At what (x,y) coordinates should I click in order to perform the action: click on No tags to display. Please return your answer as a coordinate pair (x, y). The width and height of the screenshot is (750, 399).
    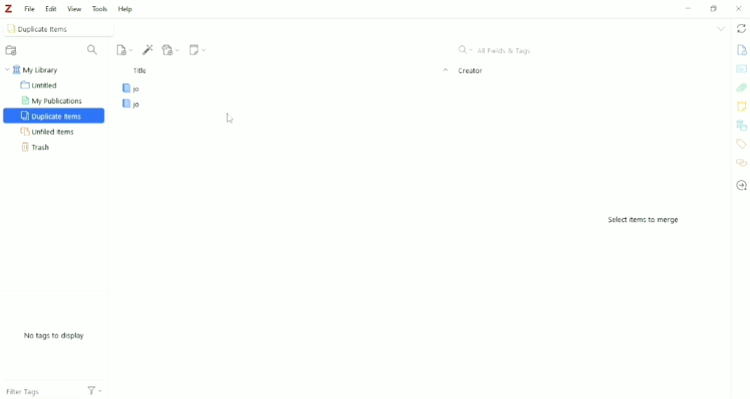
    Looking at the image, I should click on (54, 337).